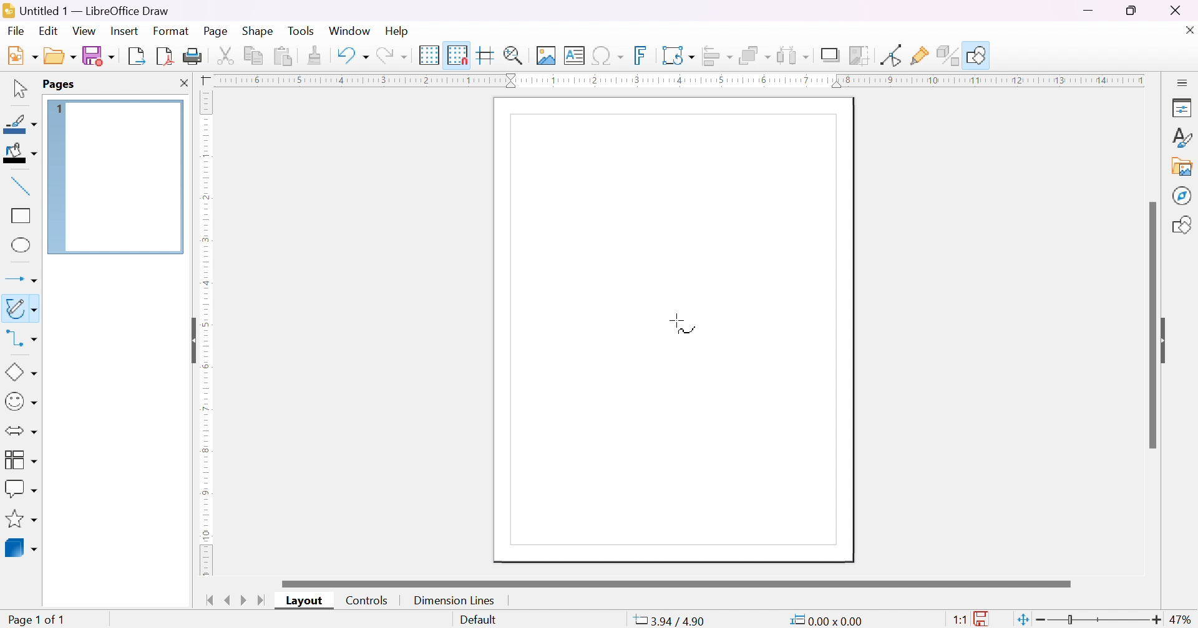 The width and height of the screenshot is (1198, 628). Describe the element at coordinates (21, 548) in the screenshot. I see `3D objects` at that location.